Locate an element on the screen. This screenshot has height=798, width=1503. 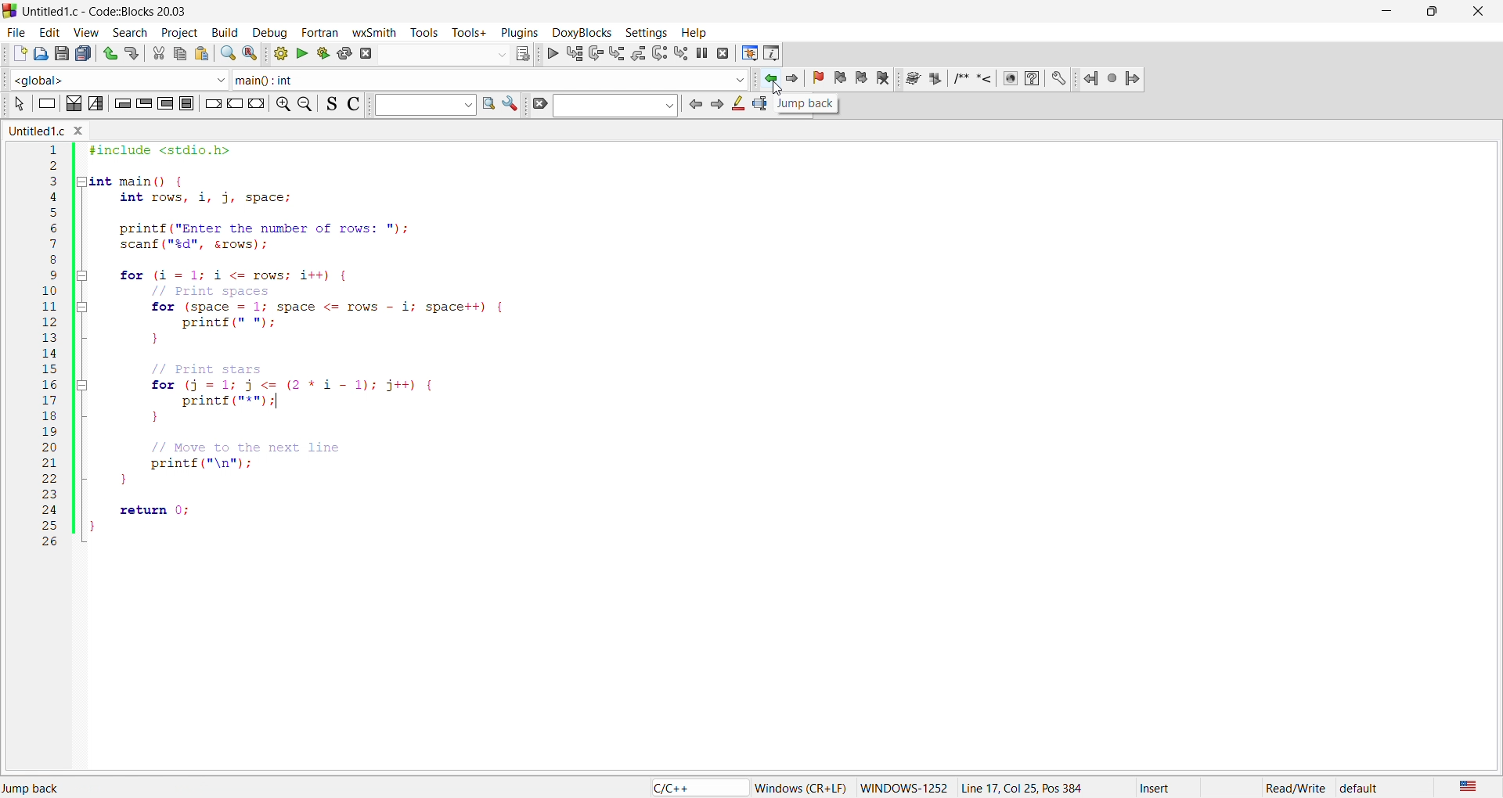
icon is located at coordinates (737, 106).